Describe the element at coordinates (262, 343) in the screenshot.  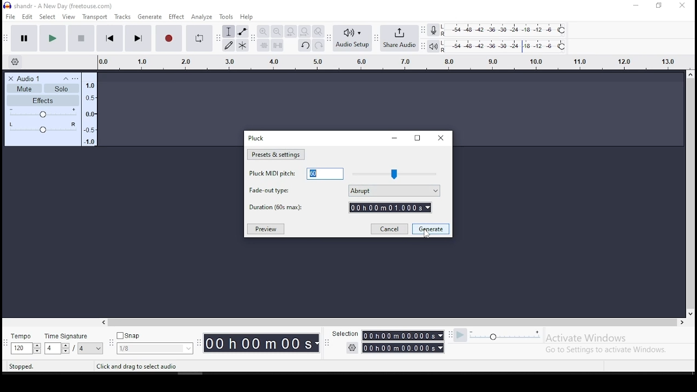
I see `00 h 00m 00 Ss` at that location.